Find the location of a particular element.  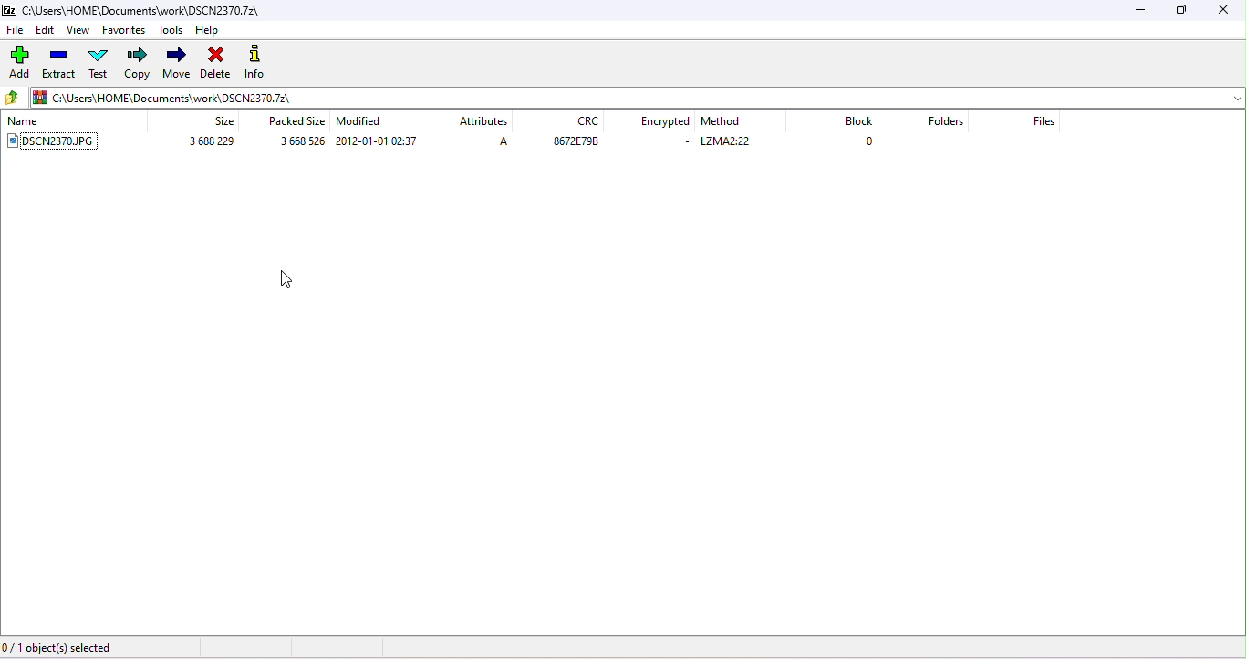

favorites is located at coordinates (125, 30).